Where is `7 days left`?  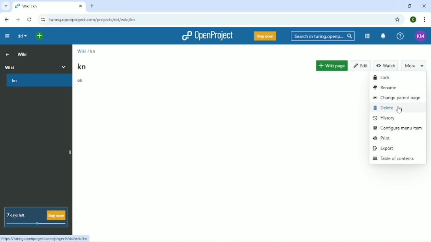 7 days left is located at coordinates (22, 212).